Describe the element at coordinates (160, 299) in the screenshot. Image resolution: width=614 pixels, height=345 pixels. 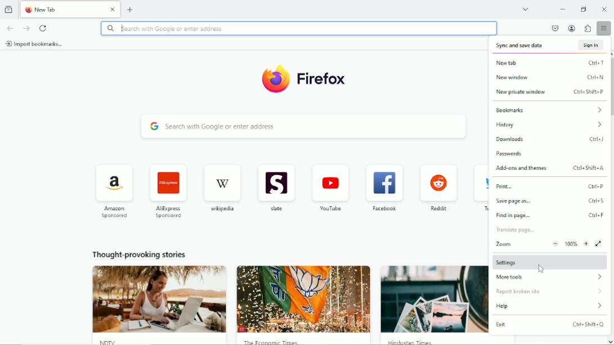
I see `image` at that location.